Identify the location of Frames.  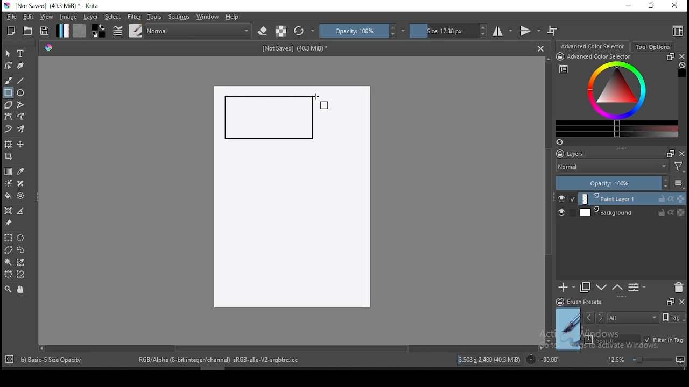
(670, 302).